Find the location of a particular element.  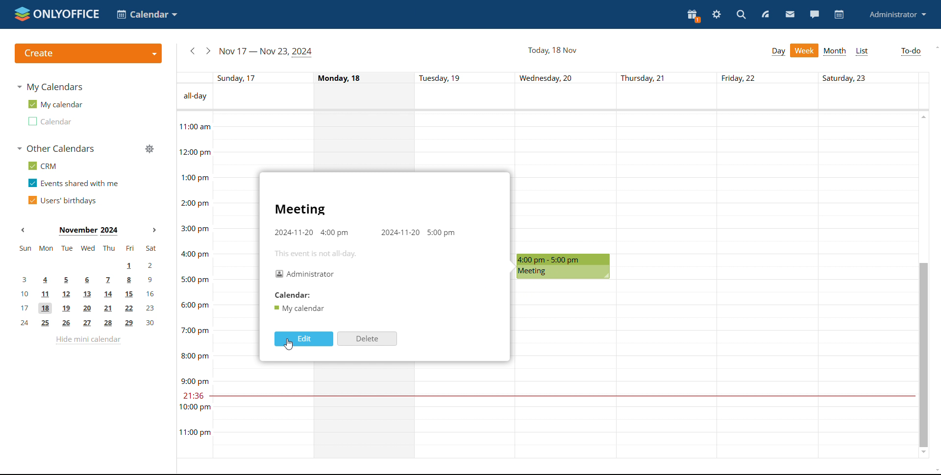

saturday is located at coordinates (867, 285).